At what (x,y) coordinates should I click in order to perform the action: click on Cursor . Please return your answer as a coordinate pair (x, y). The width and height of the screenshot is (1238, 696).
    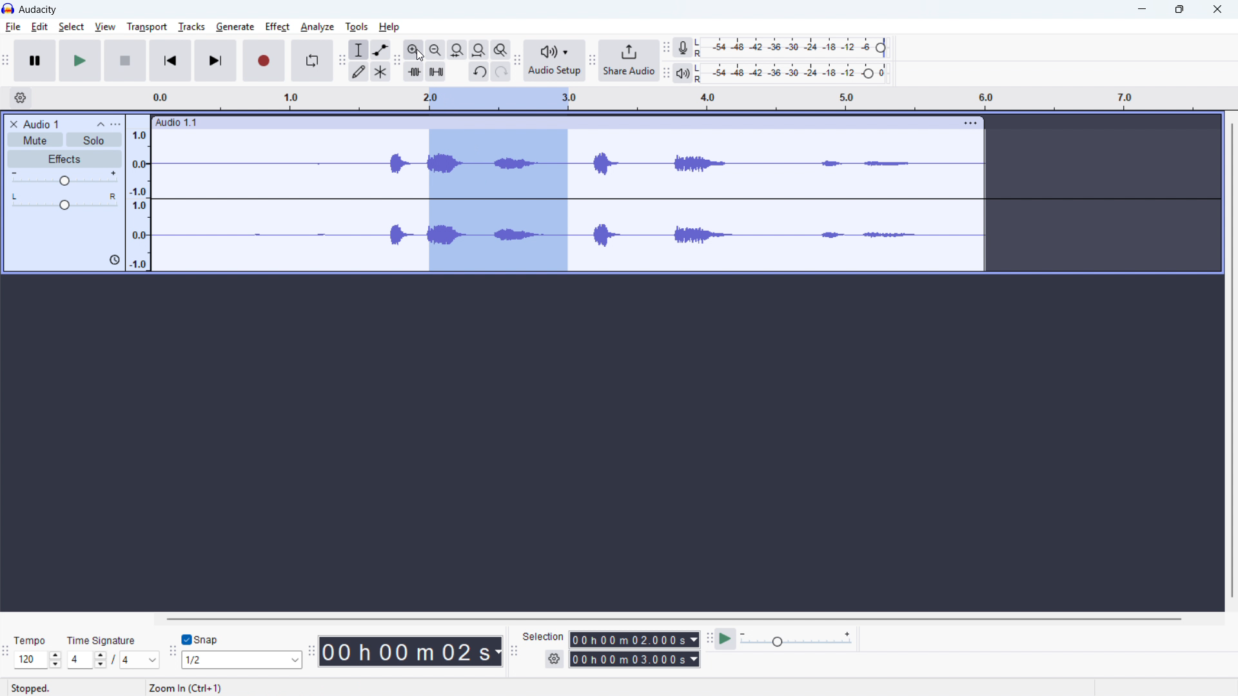
    Looking at the image, I should click on (420, 55).